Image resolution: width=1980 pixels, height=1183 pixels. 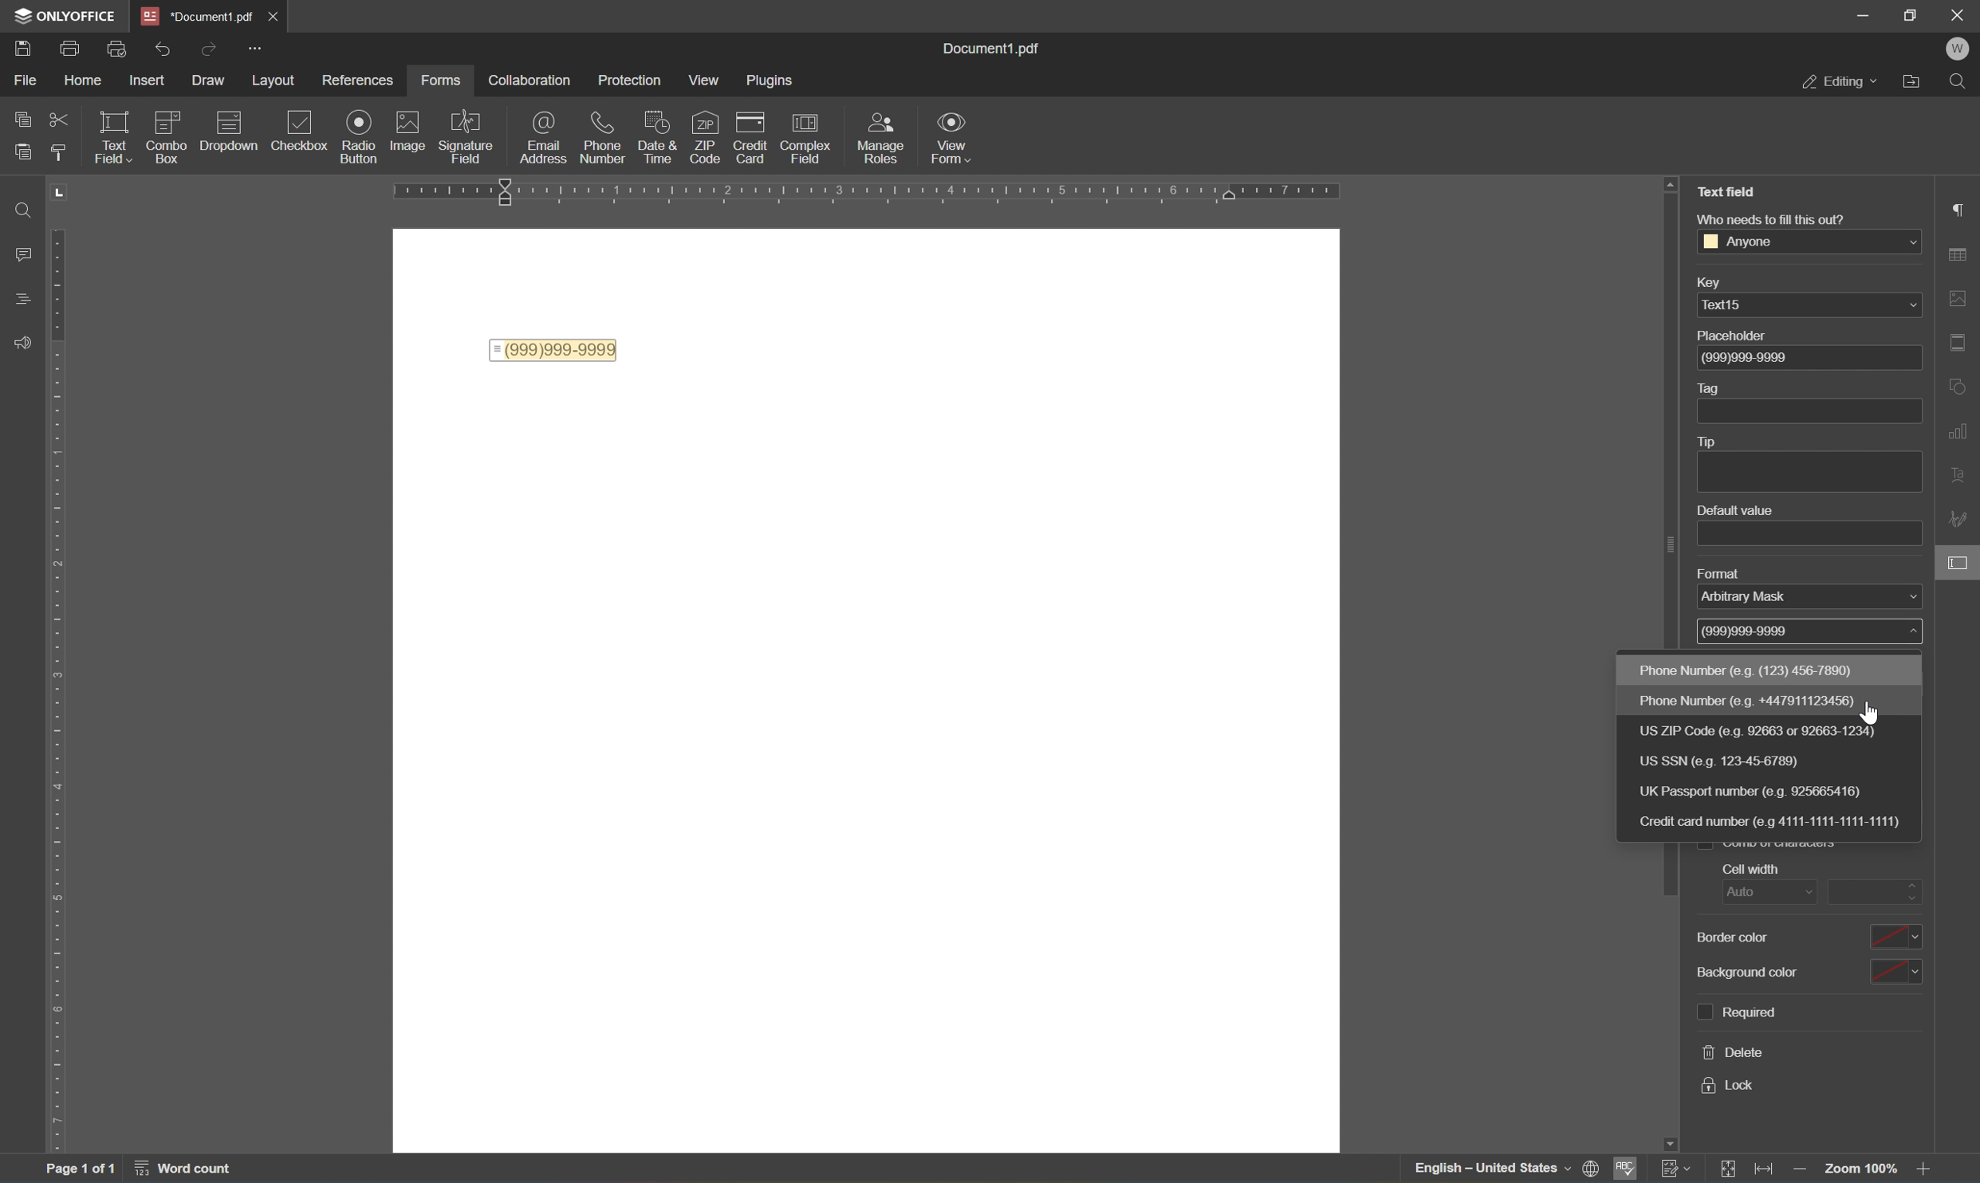 I want to click on draw, so click(x=203, y=81).